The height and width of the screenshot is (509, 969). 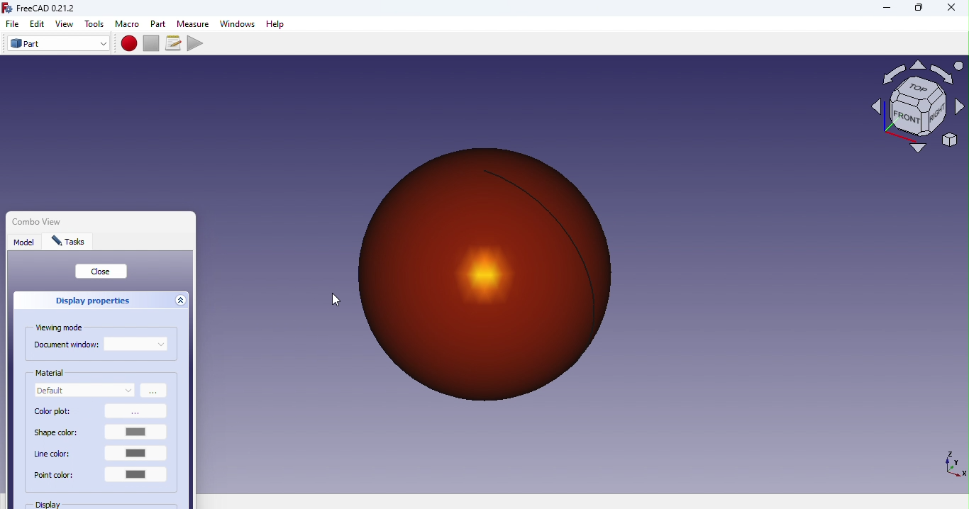 I want to click on Close, so click(x=946, y=10).